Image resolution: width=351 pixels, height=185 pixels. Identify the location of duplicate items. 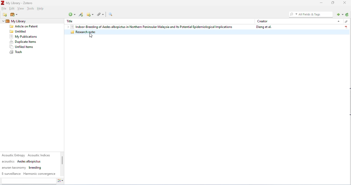
(23, 42).